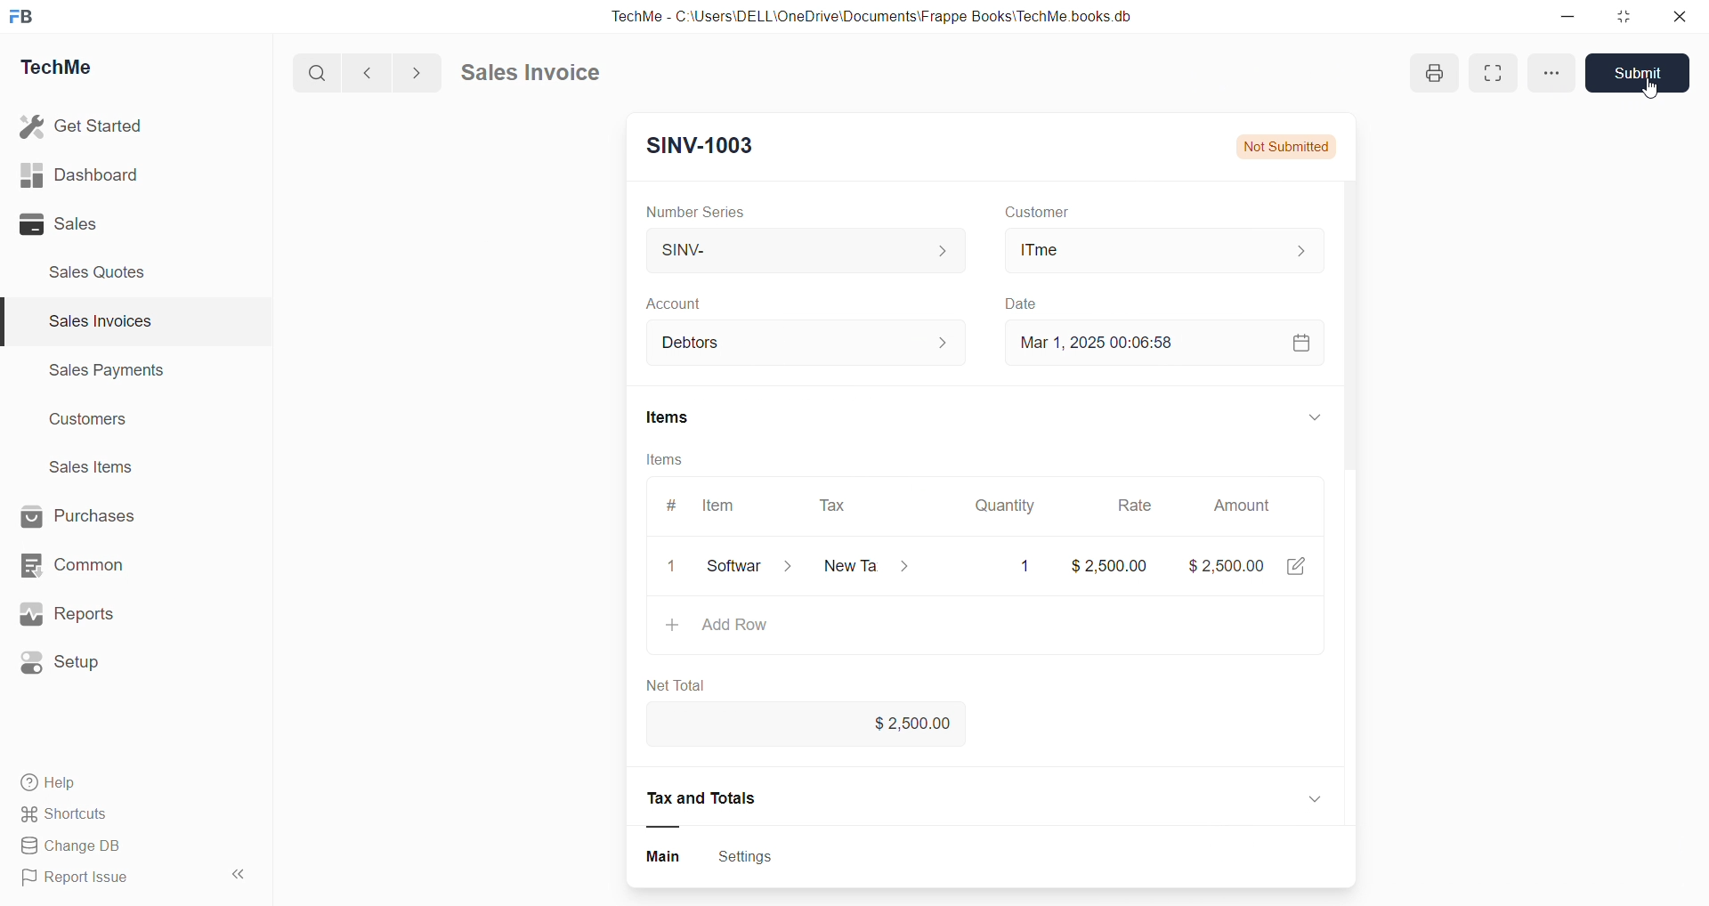 Image resolution: width=1709 pixels, height=906 pixels. Describe the element at coordinates (677, 857) in the screenshot. I see `Main` at that location.